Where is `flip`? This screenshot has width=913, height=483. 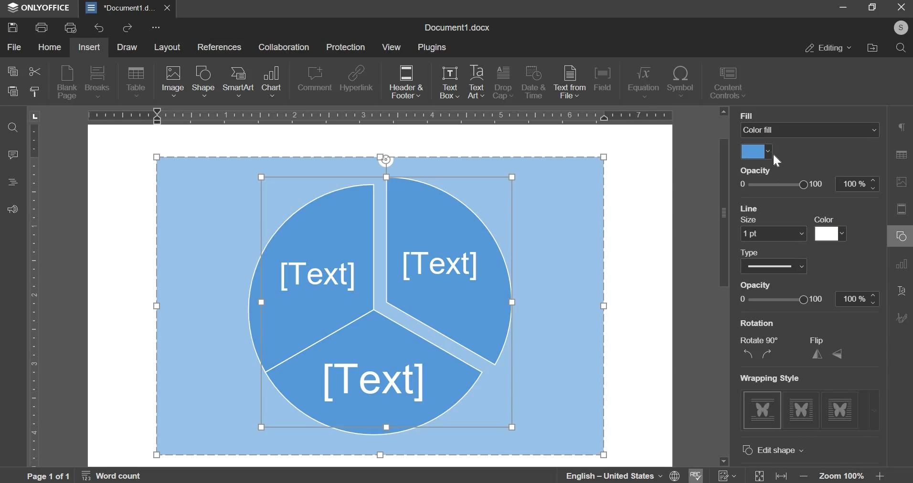
flip is located at coordinates (827, 355).